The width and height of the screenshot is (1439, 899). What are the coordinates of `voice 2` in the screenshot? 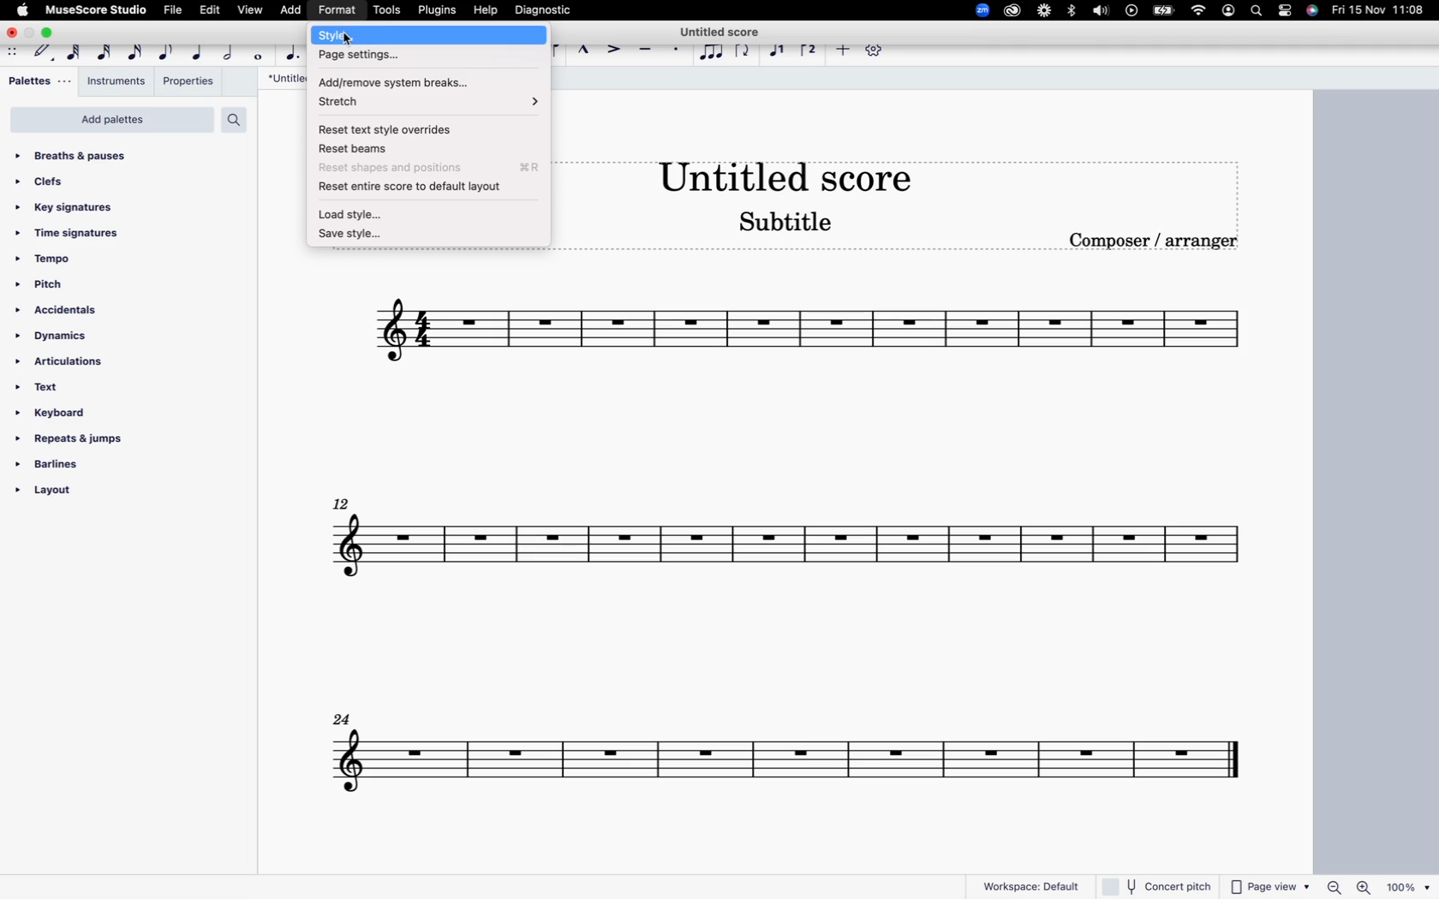 It's located at (811, 50).